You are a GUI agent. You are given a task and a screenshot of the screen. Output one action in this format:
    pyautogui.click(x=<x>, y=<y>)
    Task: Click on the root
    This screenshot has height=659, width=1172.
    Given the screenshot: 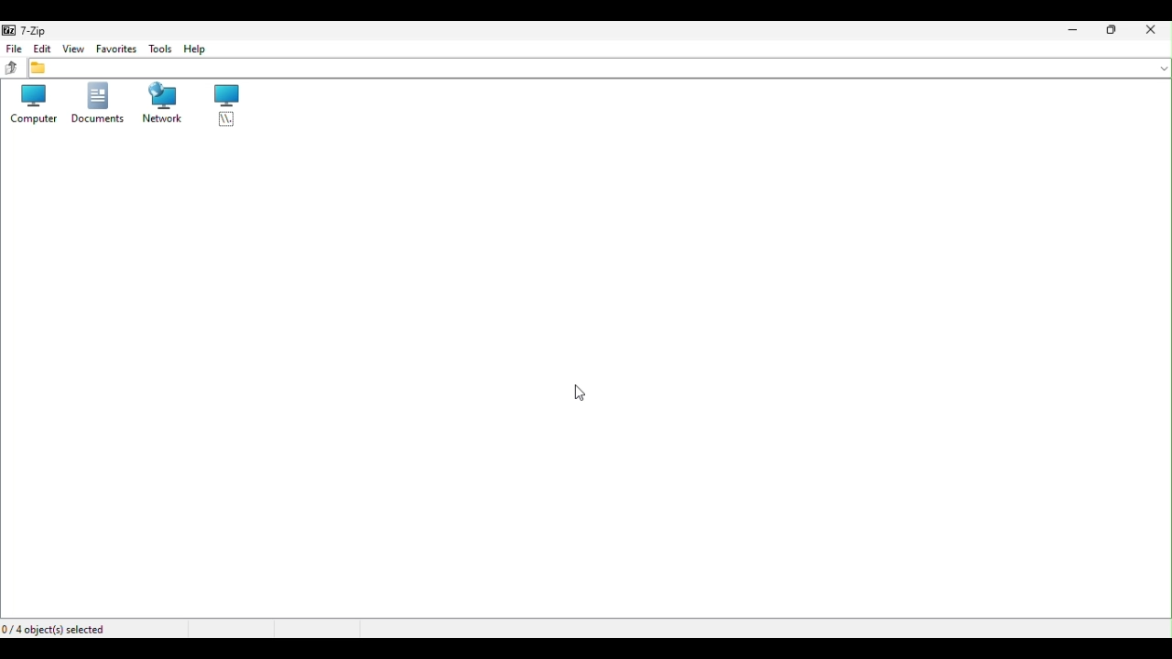 What is the action you would take?
    pyautogui.click(x=225, y=106)
    